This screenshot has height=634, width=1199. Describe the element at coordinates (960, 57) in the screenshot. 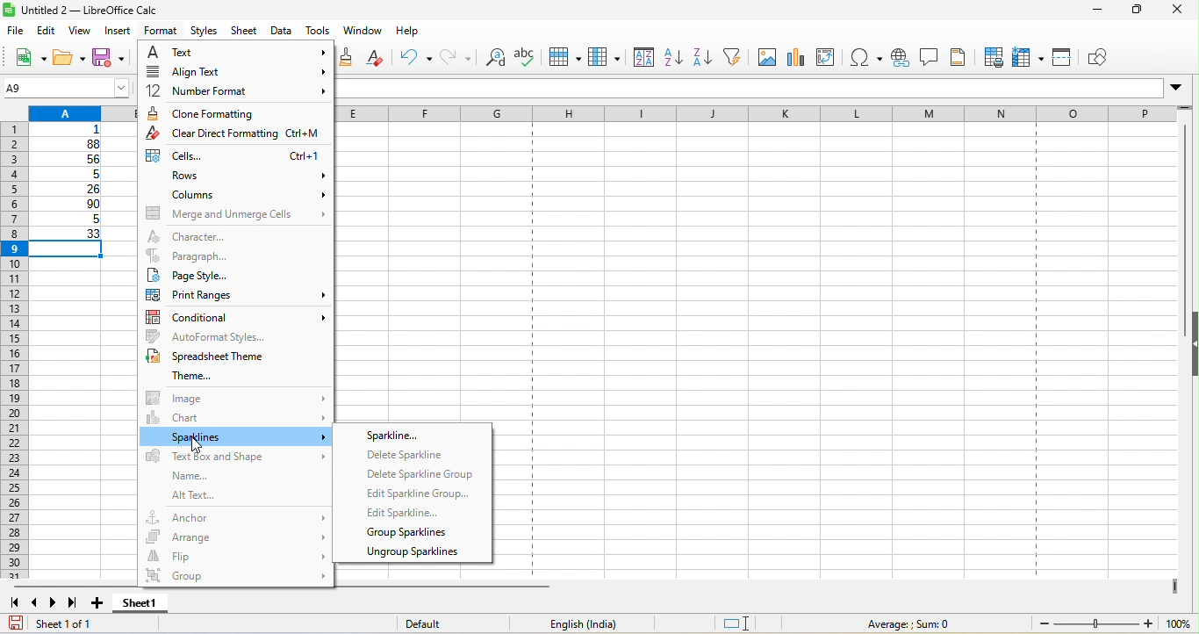

I see `headers and footers` at that location.